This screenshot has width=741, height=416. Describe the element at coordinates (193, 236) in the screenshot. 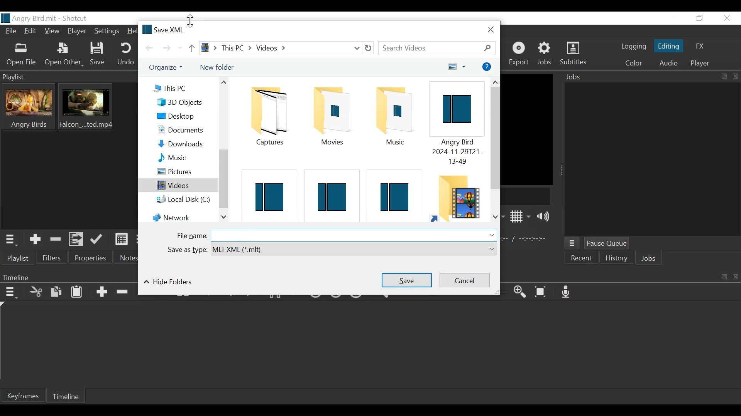

I see `File name` at that location.